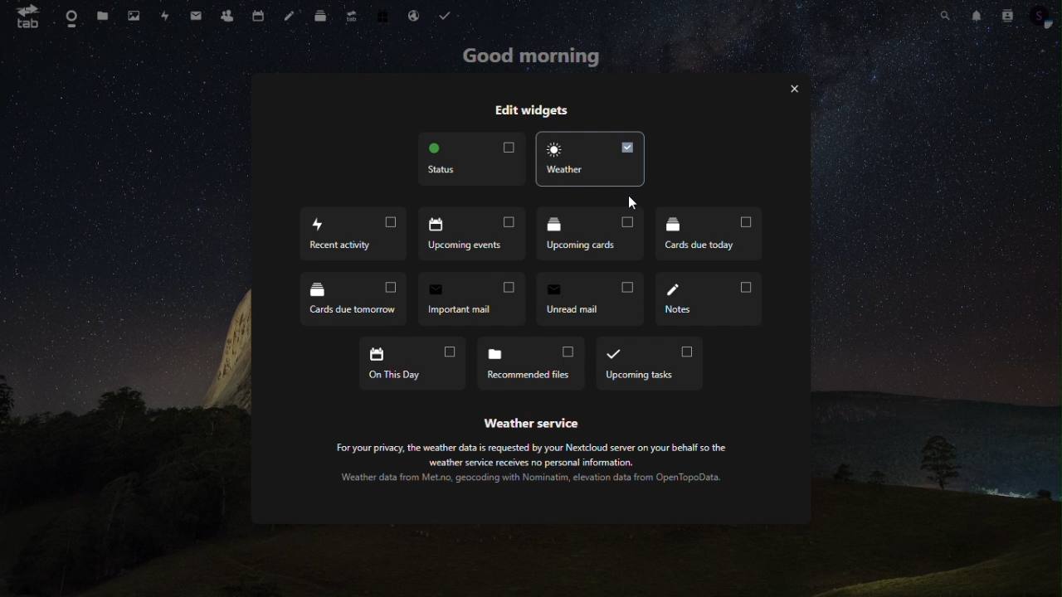 This screenshot has width=1062, height=597. What do you see at coordinates (355, 17) in the screenshot?
I see `upgrade` at bounding box center [355, 17].